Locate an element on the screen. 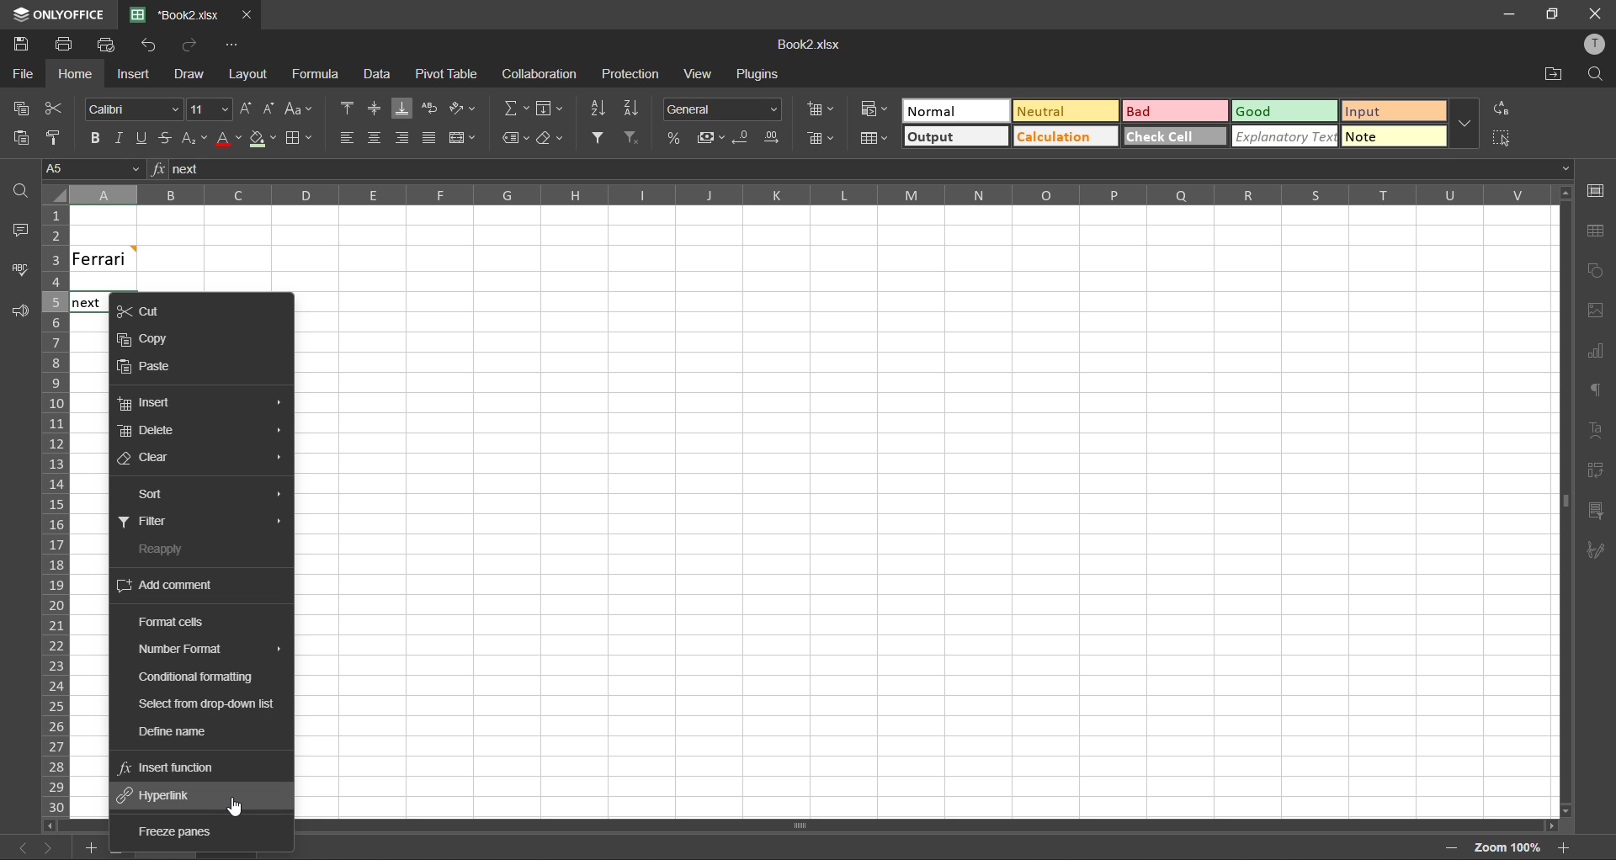 This screenshot has height=860, width=1616. format cells is located at coordinates (179, 624).